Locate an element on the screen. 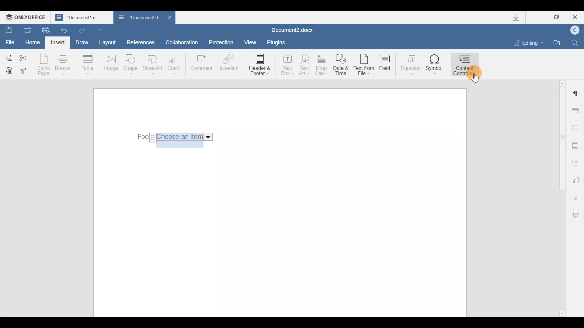 The image size is (584, 328). Blank page is located at coordinates (43, 65).